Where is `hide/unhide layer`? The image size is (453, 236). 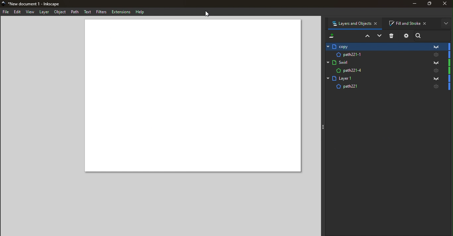 hide/unhide layer is located at coordinates (437, 87).